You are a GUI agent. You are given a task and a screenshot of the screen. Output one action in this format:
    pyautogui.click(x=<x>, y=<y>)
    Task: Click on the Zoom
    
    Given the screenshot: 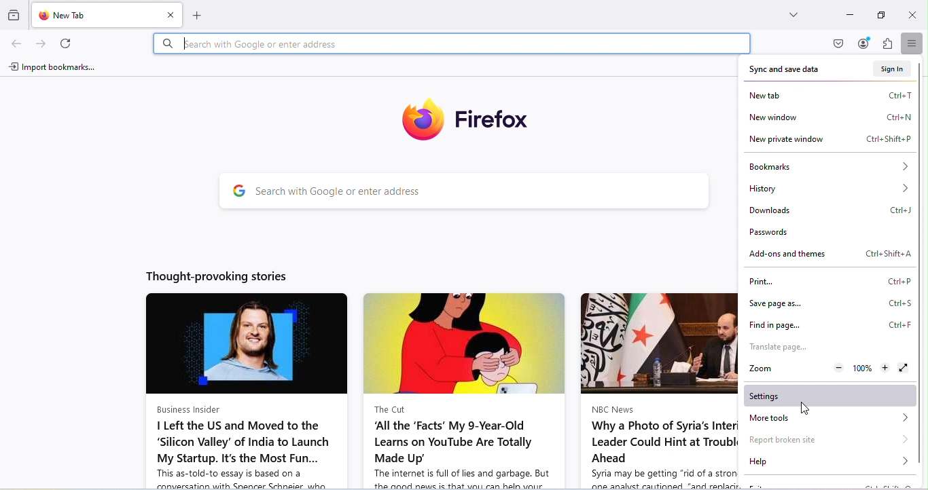 What is the action you would take?
    pyautogui.click(x=764, y=368)
    